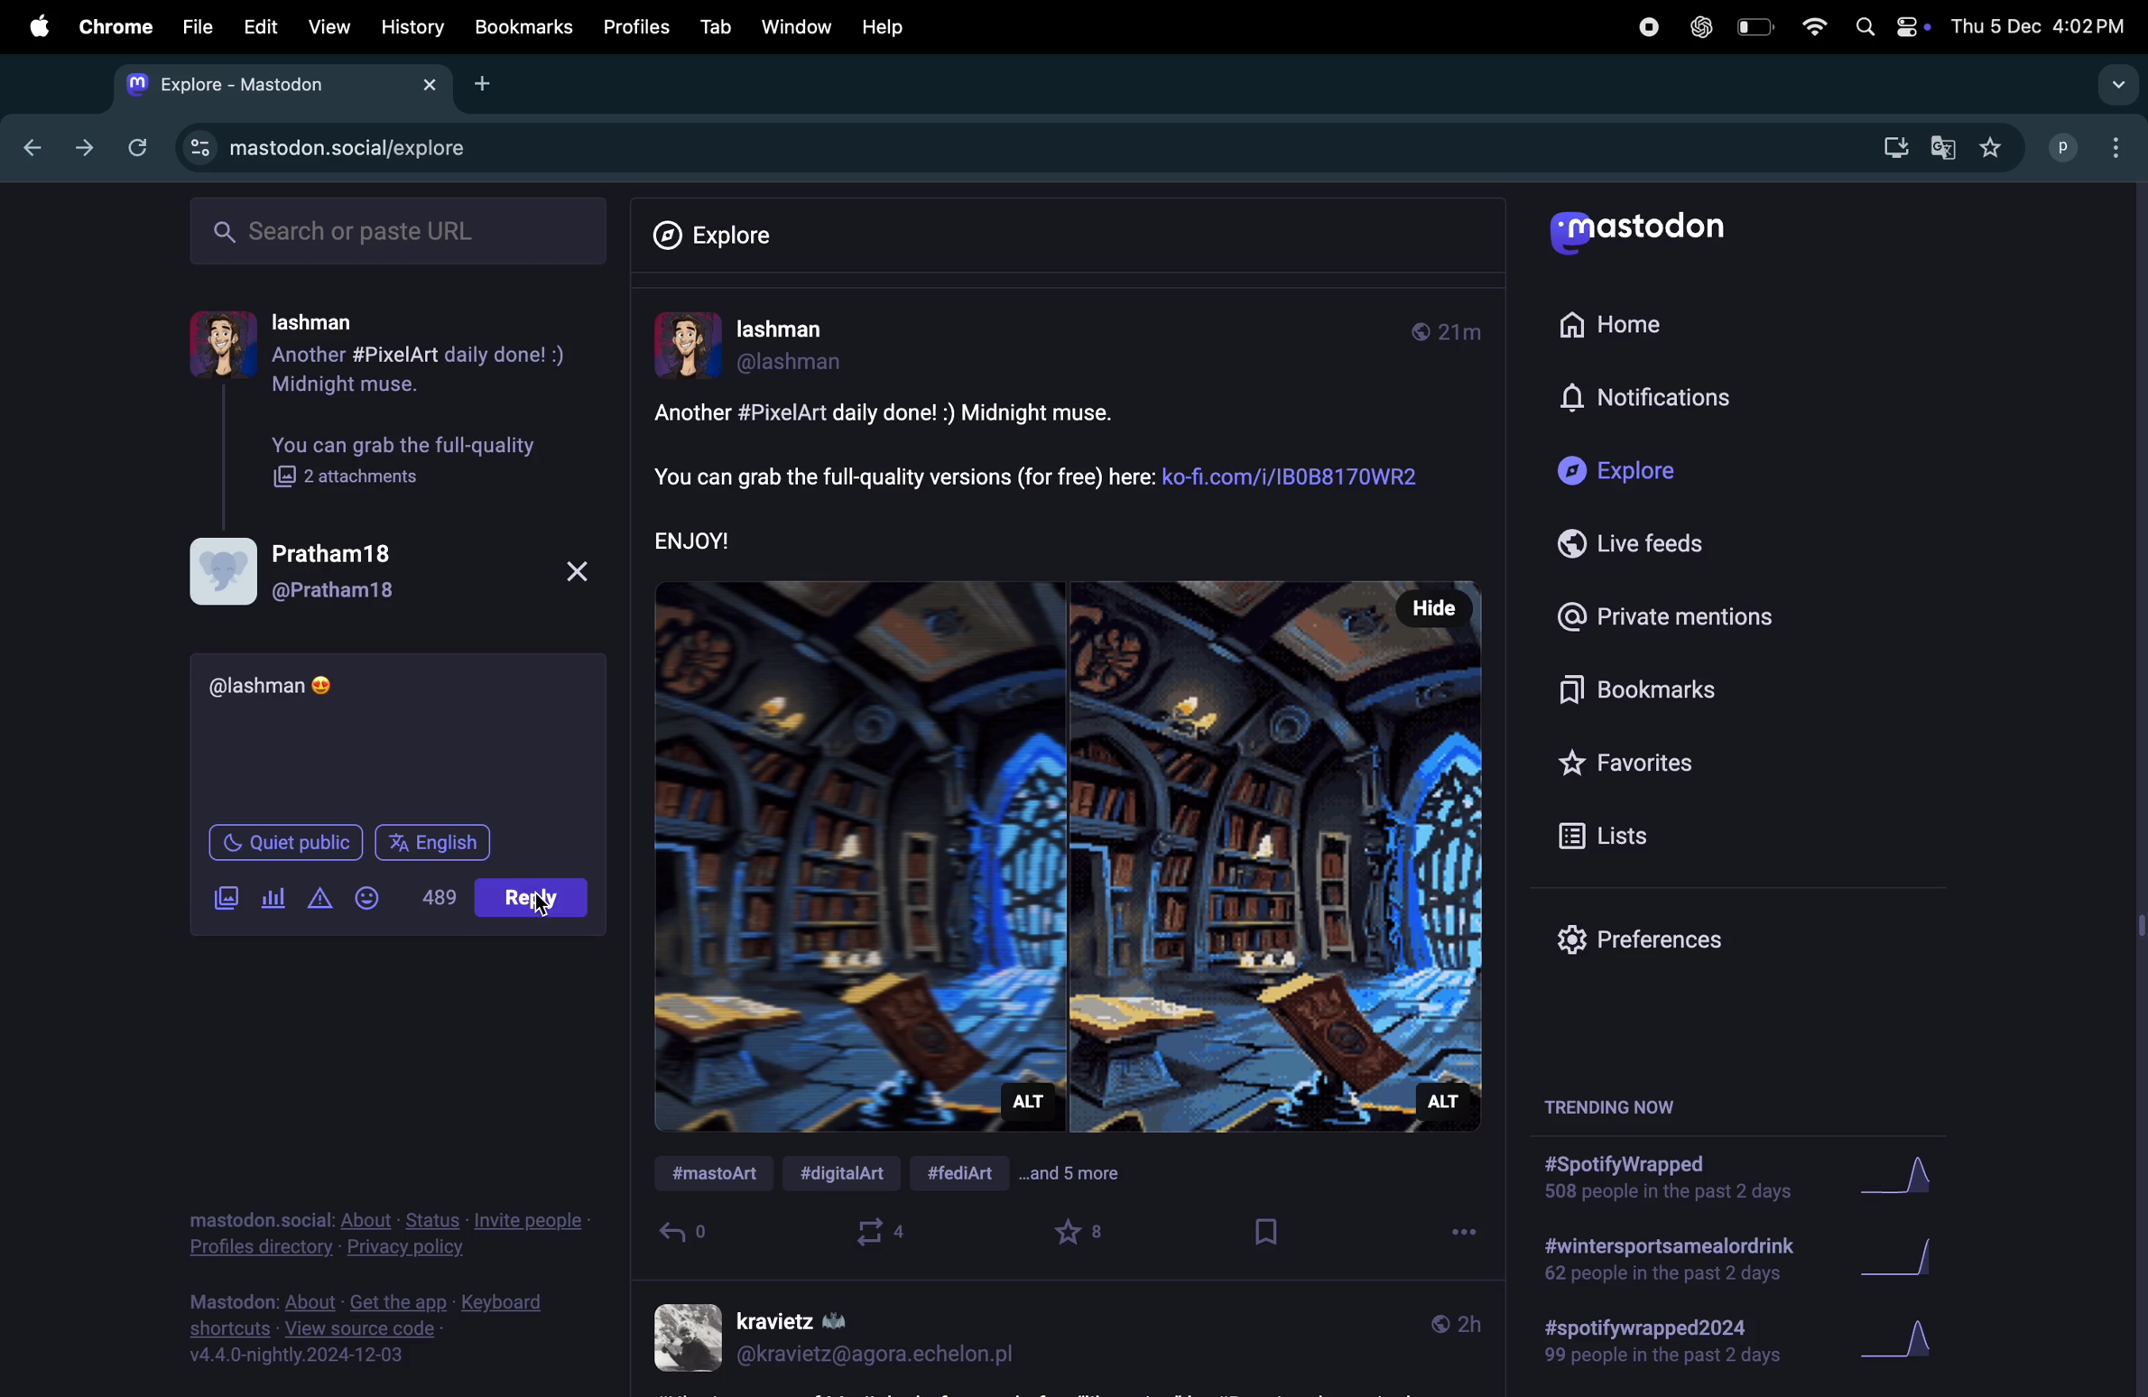  Describe the element at coordinates (1454, 332) in the screenshot. I see `time` at that location.